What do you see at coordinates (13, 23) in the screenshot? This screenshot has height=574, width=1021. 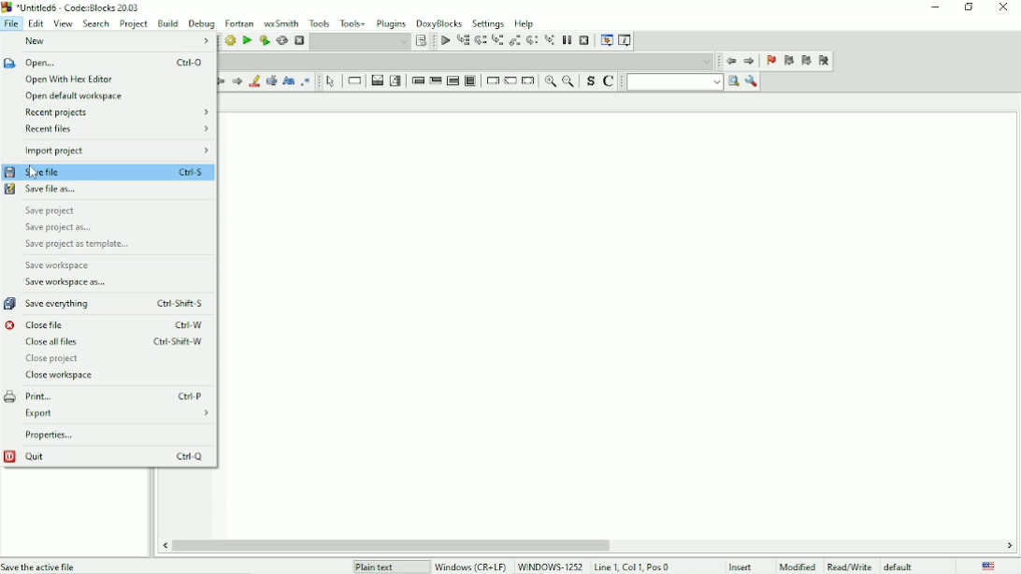 I see `File` at bounding box center [13, 23].